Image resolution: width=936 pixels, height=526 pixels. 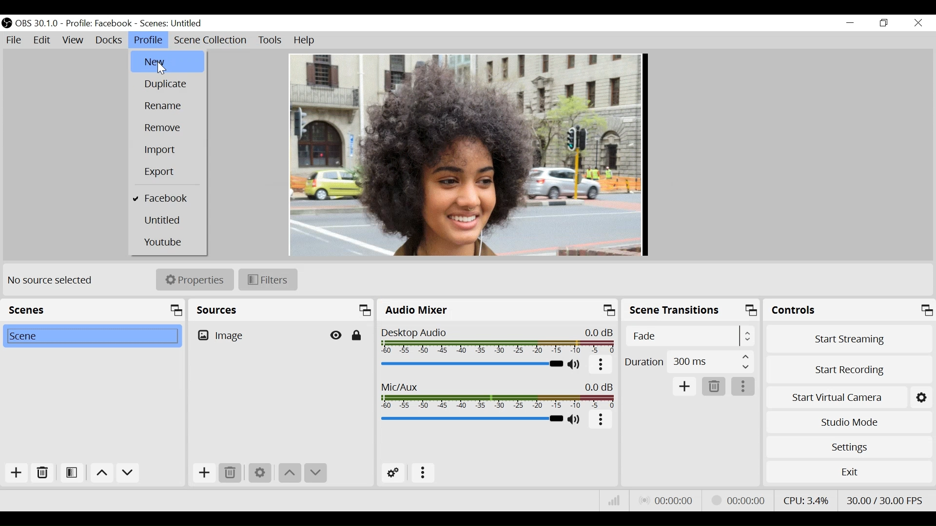 What do you see at coordinates (849, 447) in the screenshot?
I see `Settings ` at bounding box center [849, 447].